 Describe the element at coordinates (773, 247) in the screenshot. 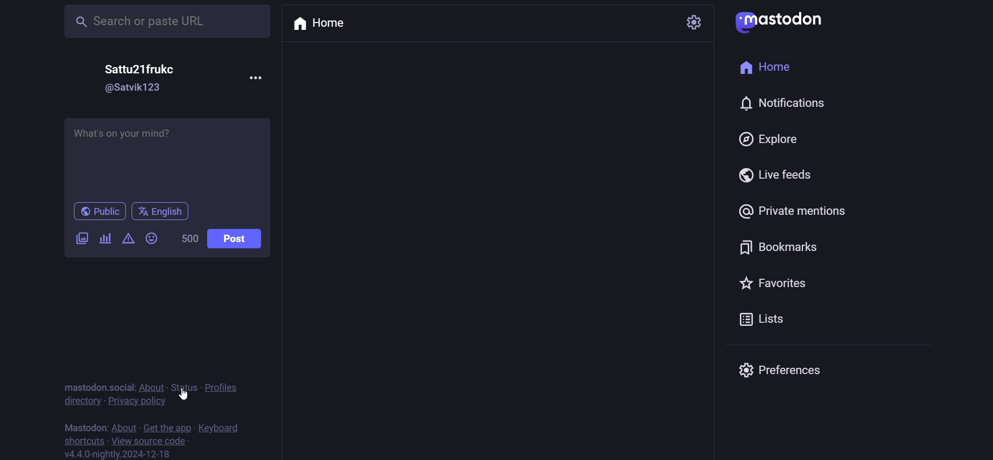

I see `bookmark` at that location.